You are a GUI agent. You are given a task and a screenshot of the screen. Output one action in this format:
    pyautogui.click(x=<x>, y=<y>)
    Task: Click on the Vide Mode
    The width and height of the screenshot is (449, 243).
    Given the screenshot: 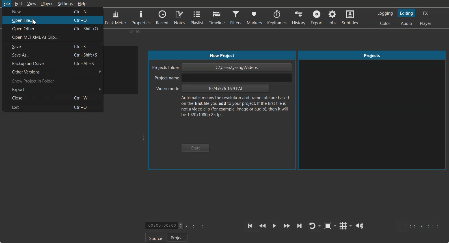 What is the action you would take?
    pyautogui.click(x=213, y=89)
    